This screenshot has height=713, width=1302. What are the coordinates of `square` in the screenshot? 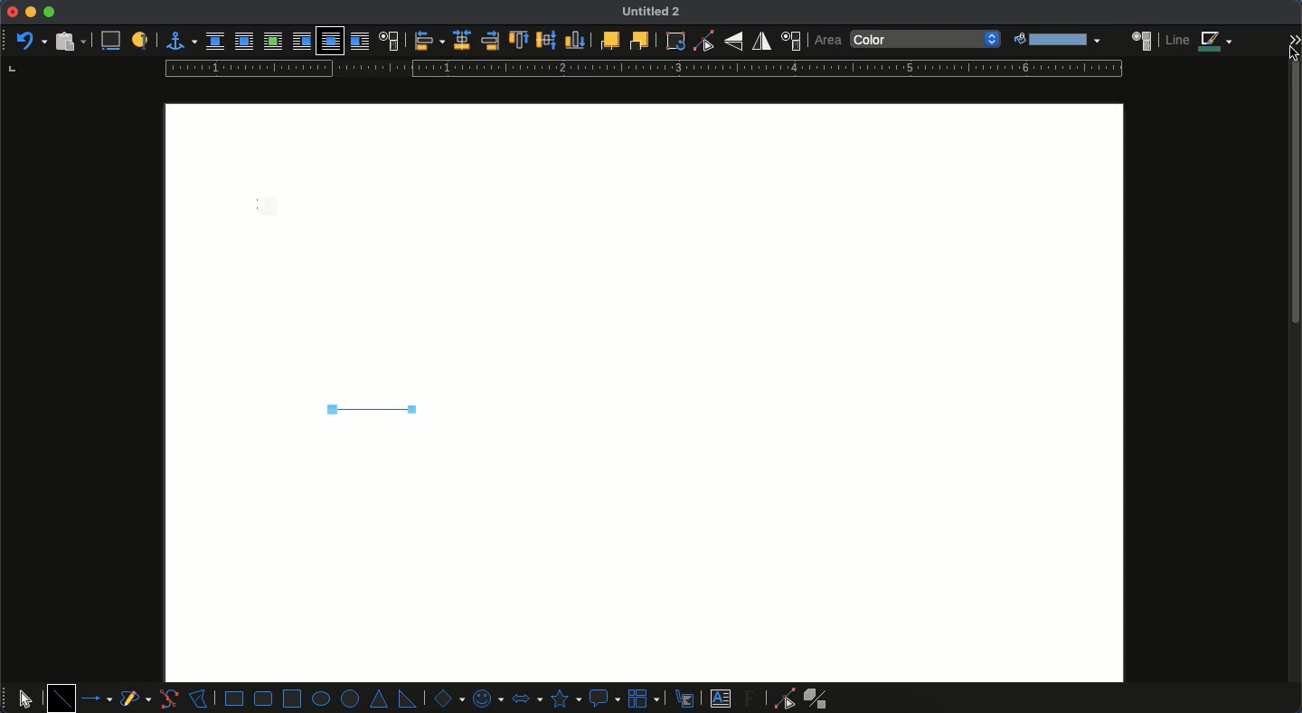 It's located at (292, 697).